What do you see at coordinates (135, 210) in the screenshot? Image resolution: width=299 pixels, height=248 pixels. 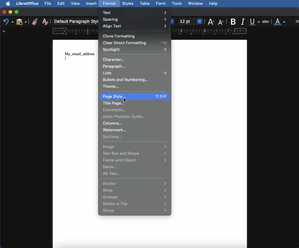 I see `Group` at bounding box center [135, 210].